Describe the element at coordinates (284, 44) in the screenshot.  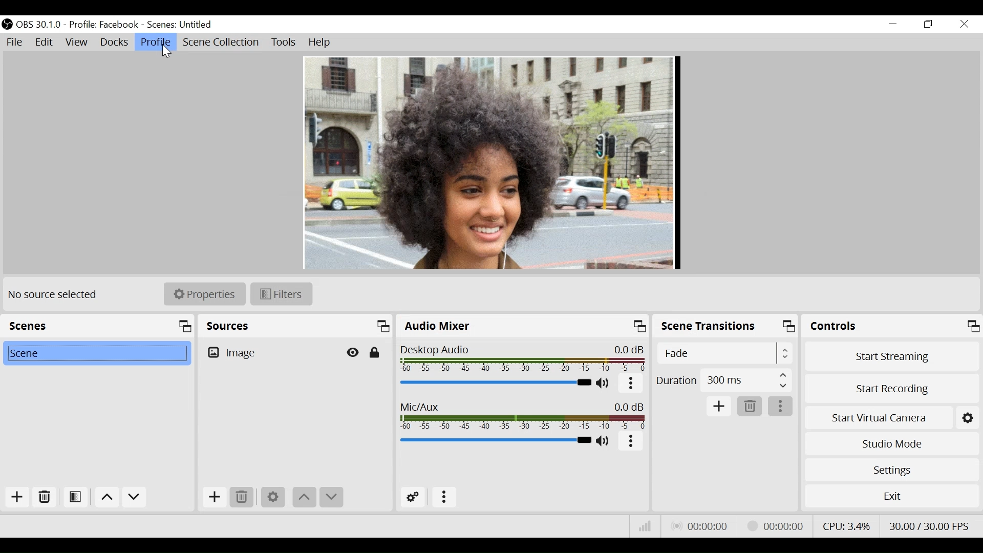
I see `Tools` at that location.